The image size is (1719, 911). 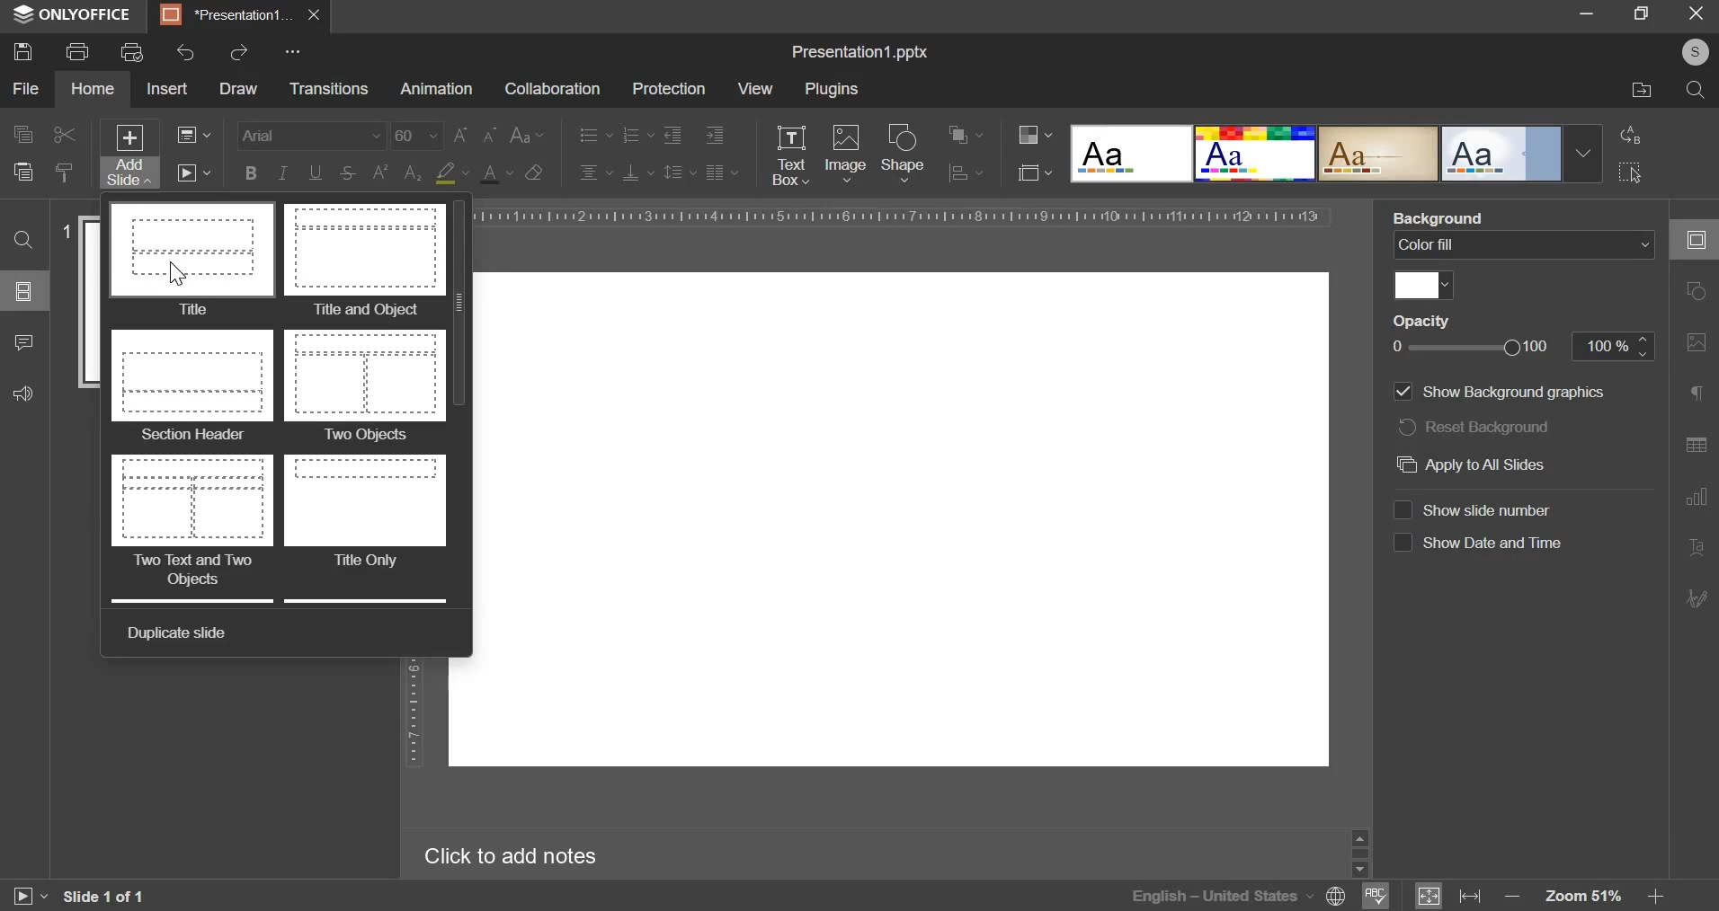 I want to click on change layout, so click(x=192, y=134).